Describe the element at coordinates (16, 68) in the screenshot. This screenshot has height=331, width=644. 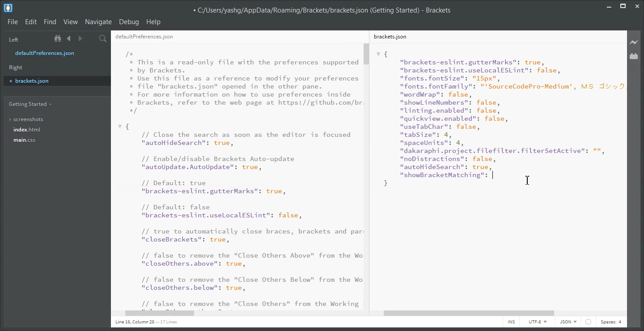
I see `Right` at that location.